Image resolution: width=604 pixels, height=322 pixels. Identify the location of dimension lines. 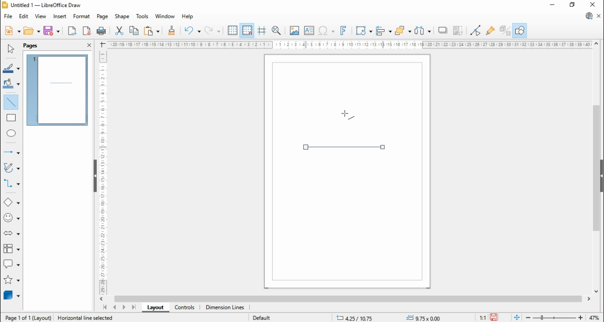
(225, 308).